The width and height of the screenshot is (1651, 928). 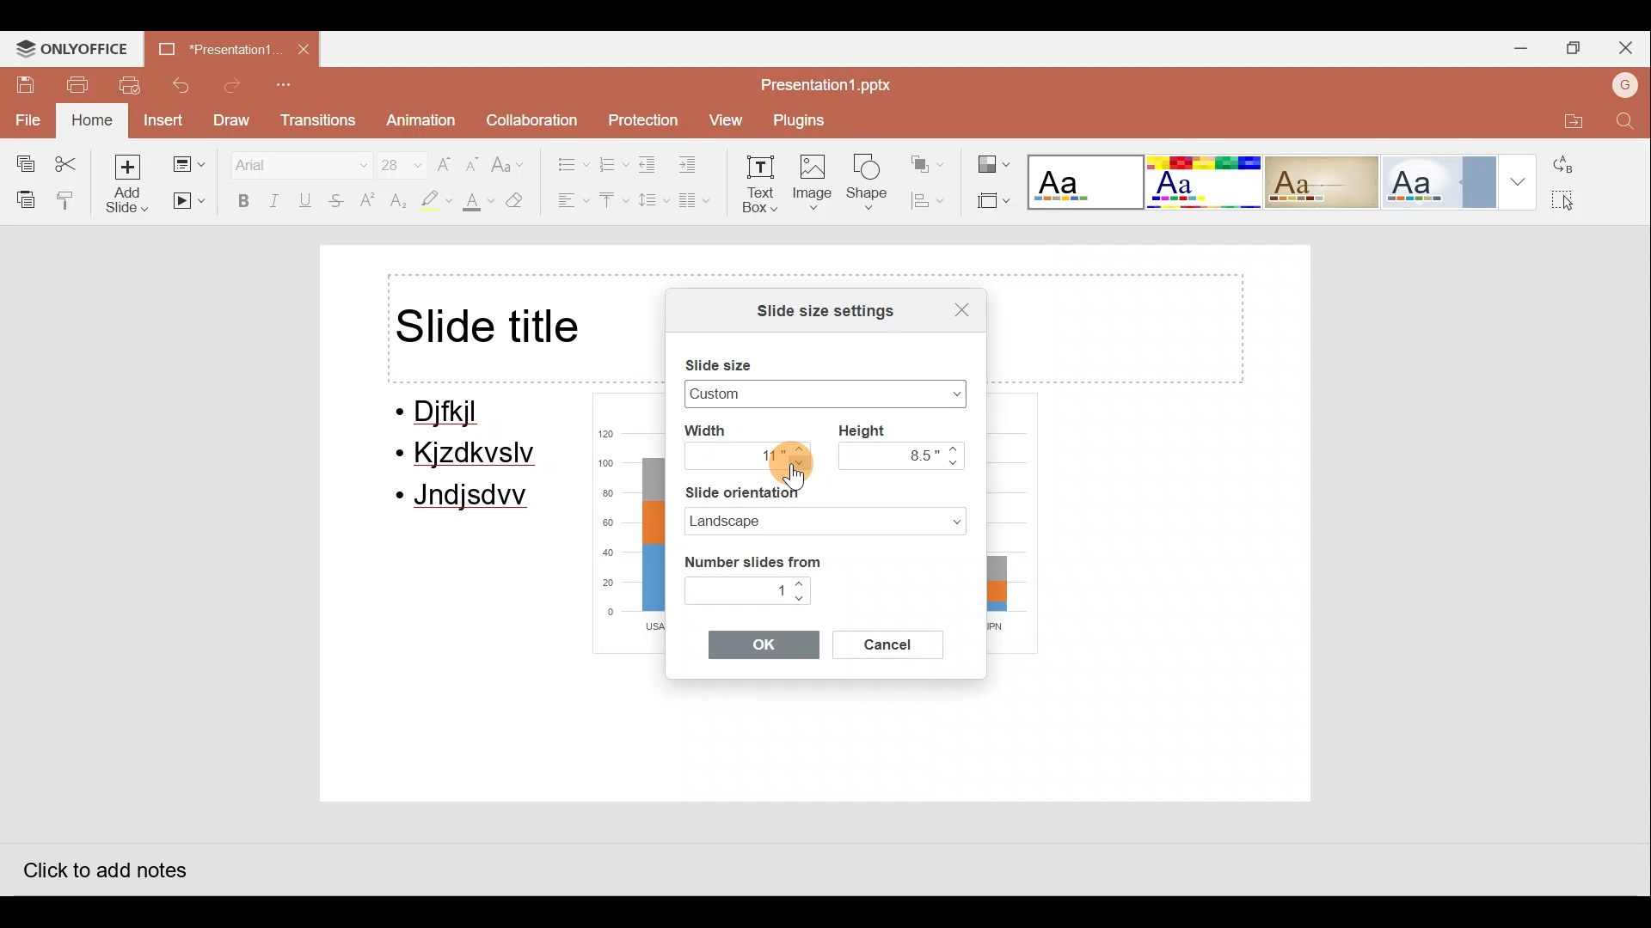 I want to click on Increase font size, so click(x=445, y=158).